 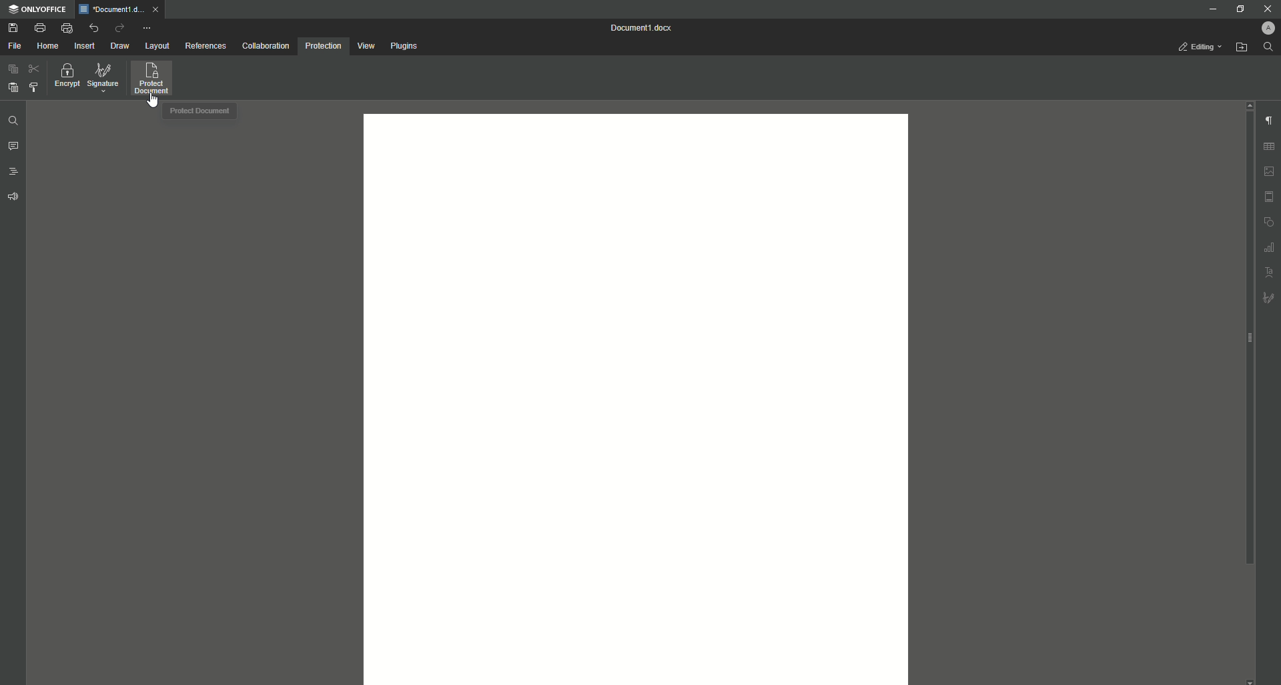 I want to click on Open From File, so click(x=1240, y=47).